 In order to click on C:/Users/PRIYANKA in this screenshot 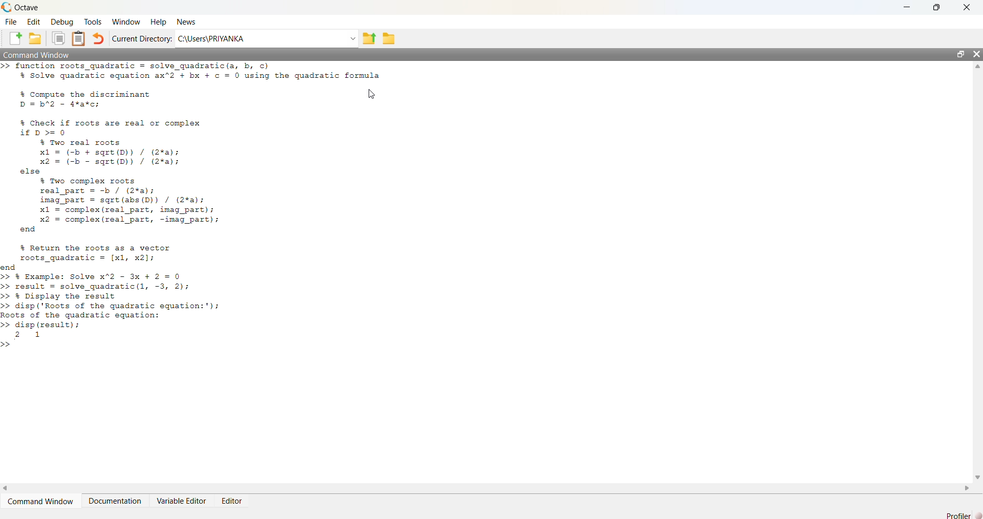, I will do `click(261, 37)`.